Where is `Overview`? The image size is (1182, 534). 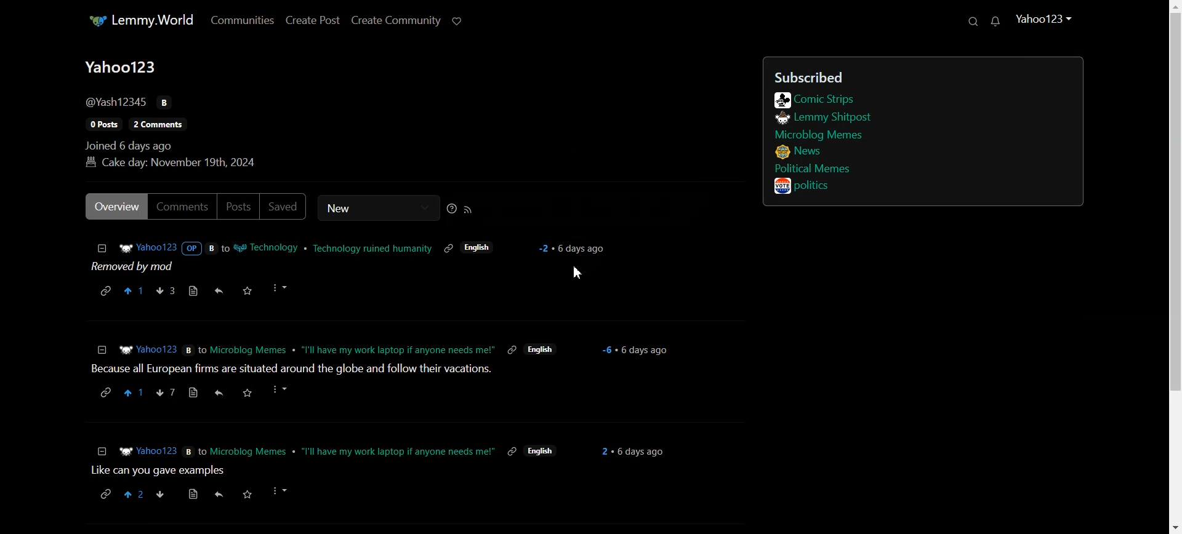
Overview is located at coordinates (116, 206).